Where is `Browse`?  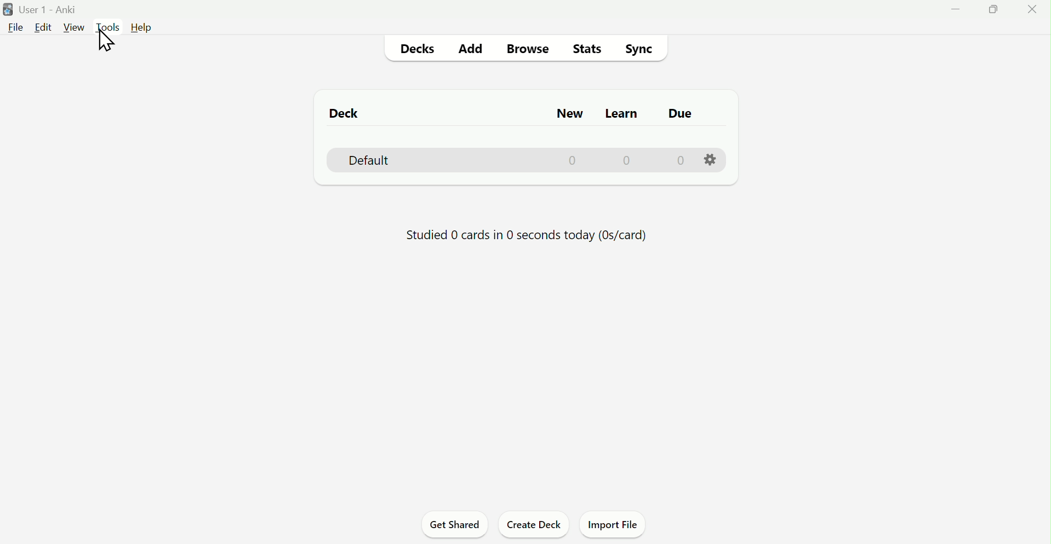 Browse is located at coordinates (531, 51).